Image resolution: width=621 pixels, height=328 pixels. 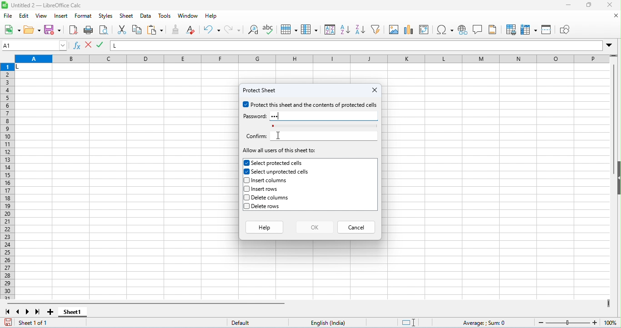 What do you see at coordinates (264, 207) in the screenshot?
I see `delete rows` at bounding box center [264, 207].